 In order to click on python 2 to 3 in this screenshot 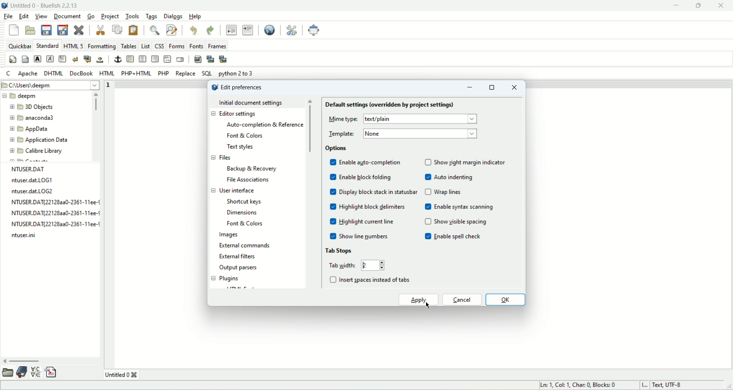, I will do `click(238, 74)`.